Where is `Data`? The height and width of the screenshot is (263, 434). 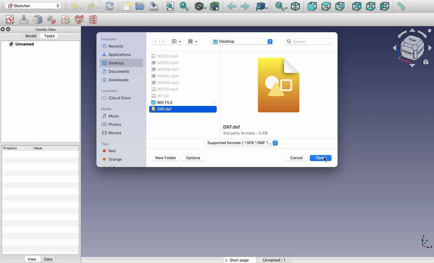
Data is located at coordinates (48, 259).